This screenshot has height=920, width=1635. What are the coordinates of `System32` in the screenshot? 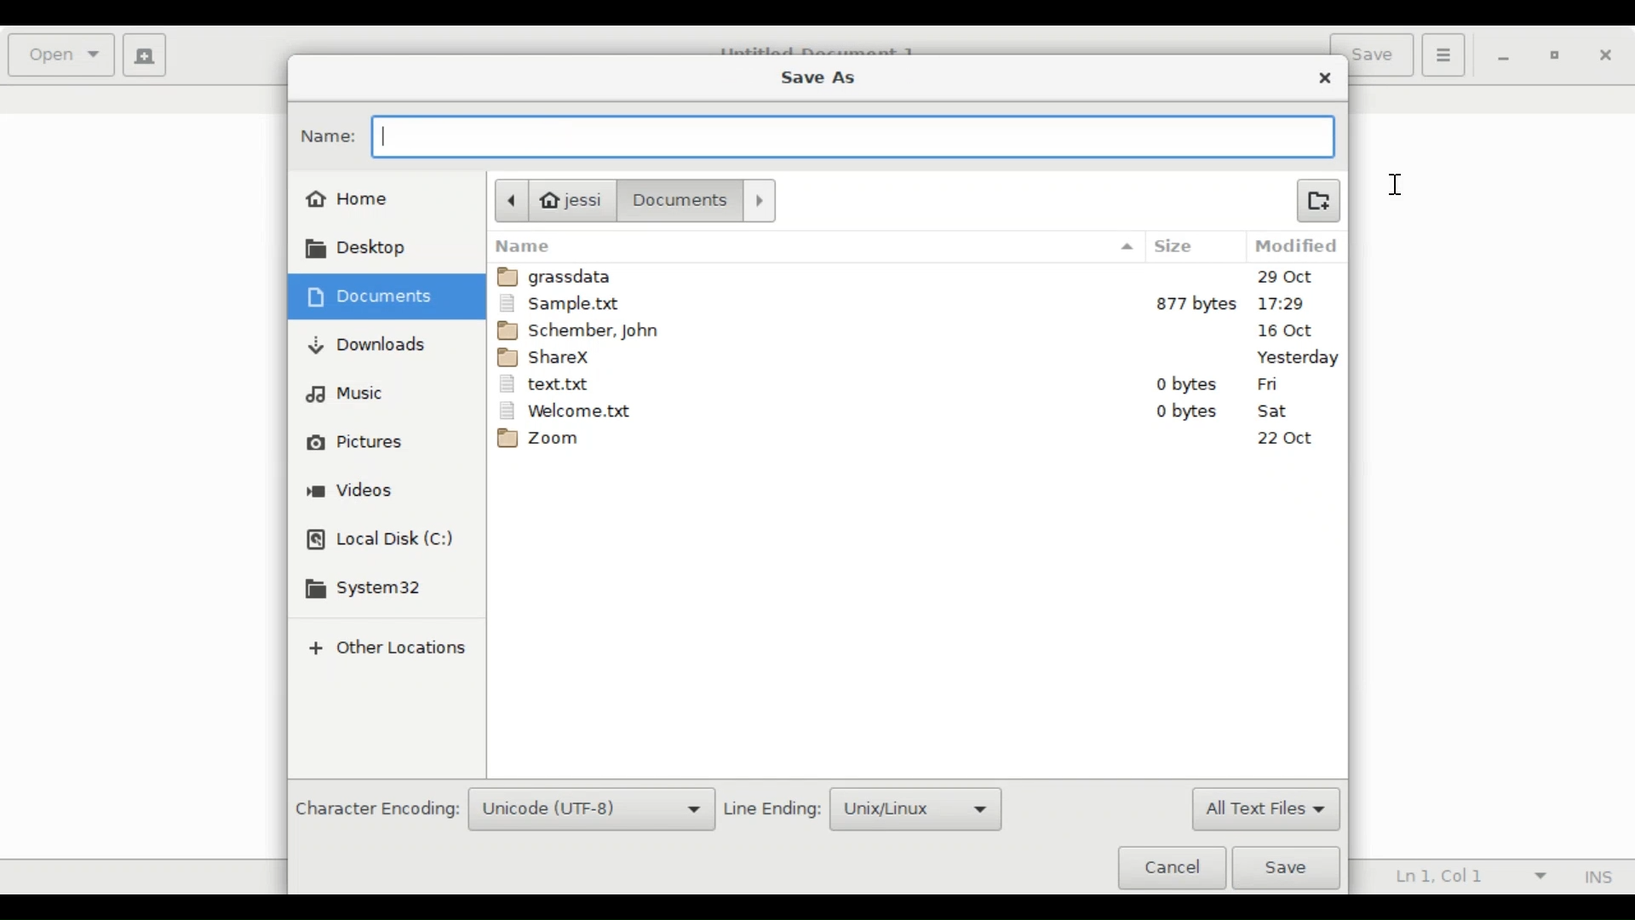 It's located at (369, 589).